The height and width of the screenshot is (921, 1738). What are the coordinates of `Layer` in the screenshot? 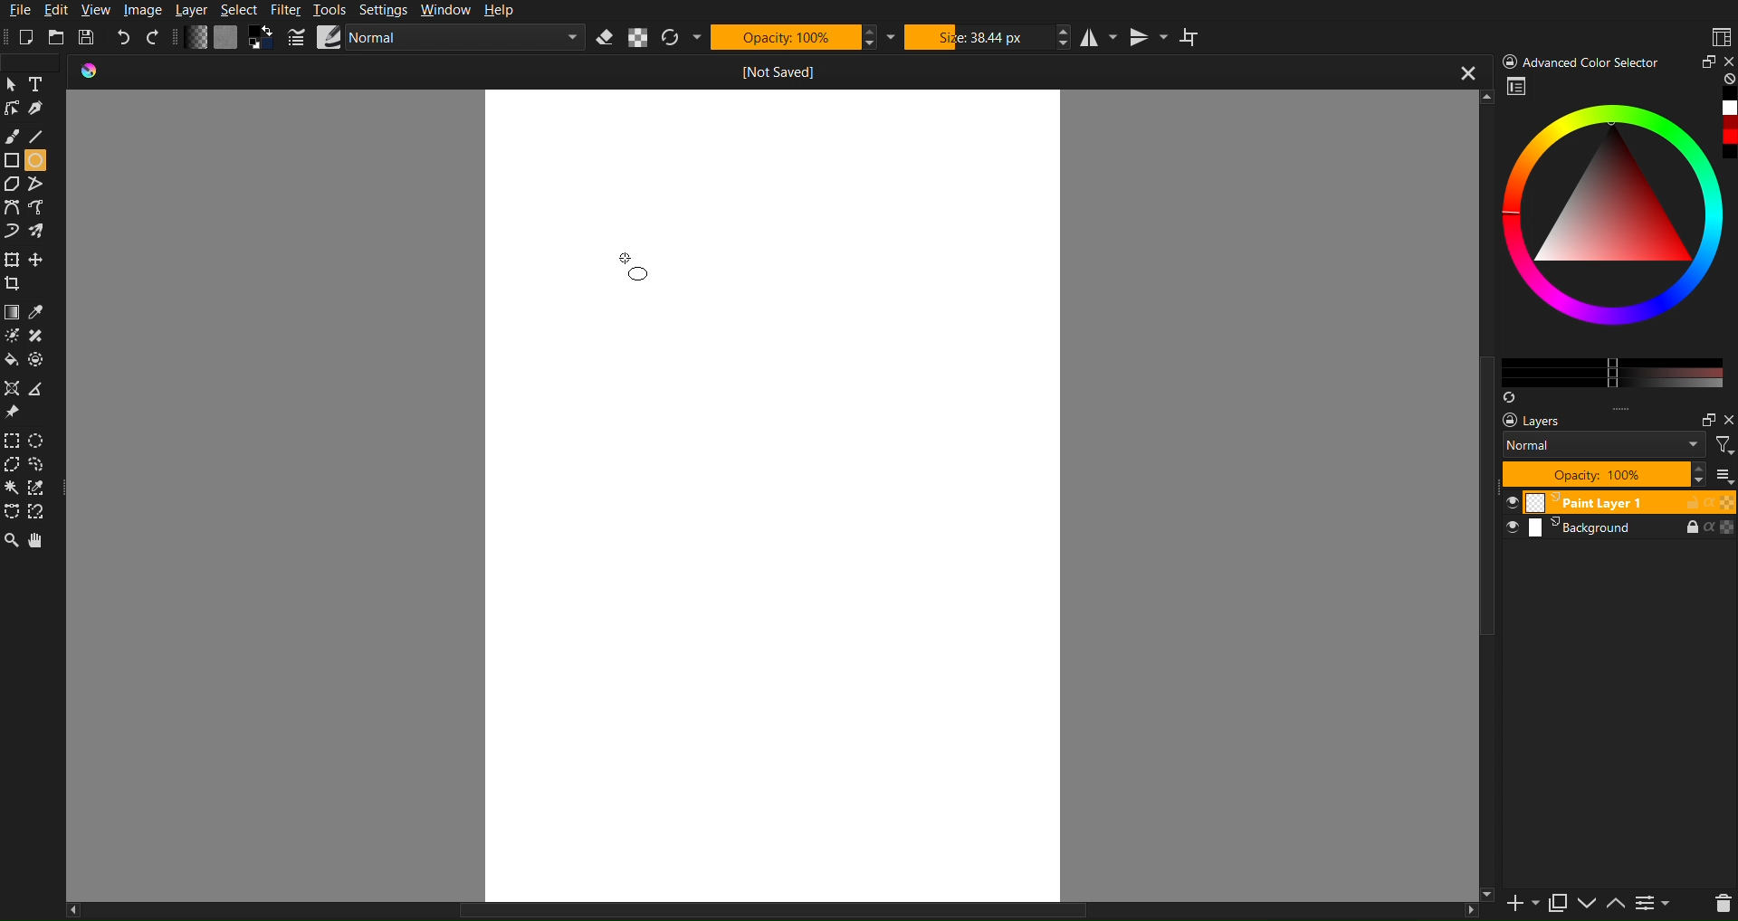 It's located at (194, 11).